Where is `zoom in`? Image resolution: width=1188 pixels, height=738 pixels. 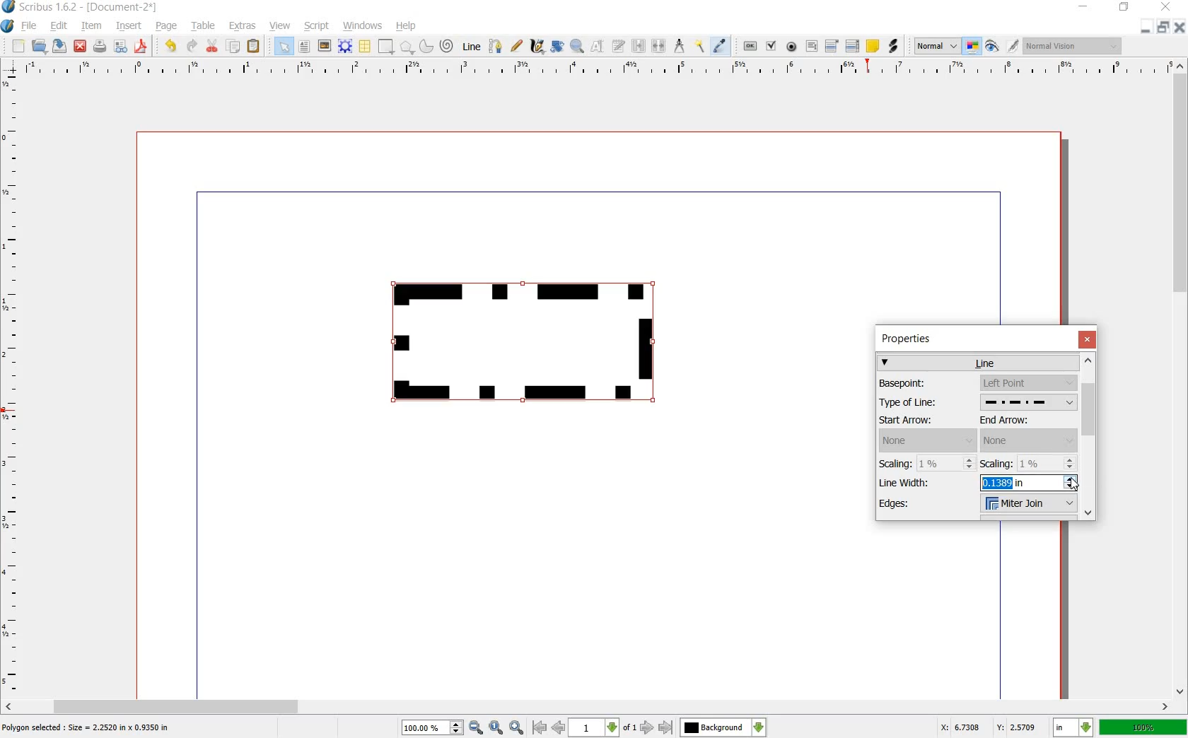 zoom in is located at coordinates (517, 727).